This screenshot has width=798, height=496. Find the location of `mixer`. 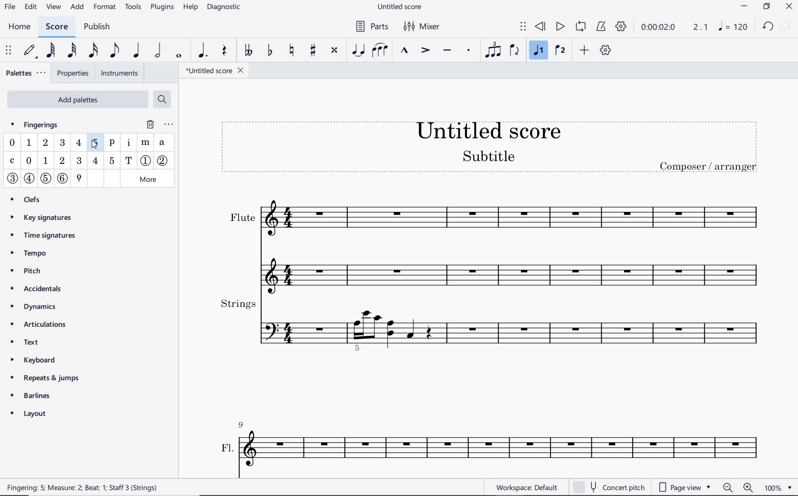

mixer is located at coordinates (421, 27).